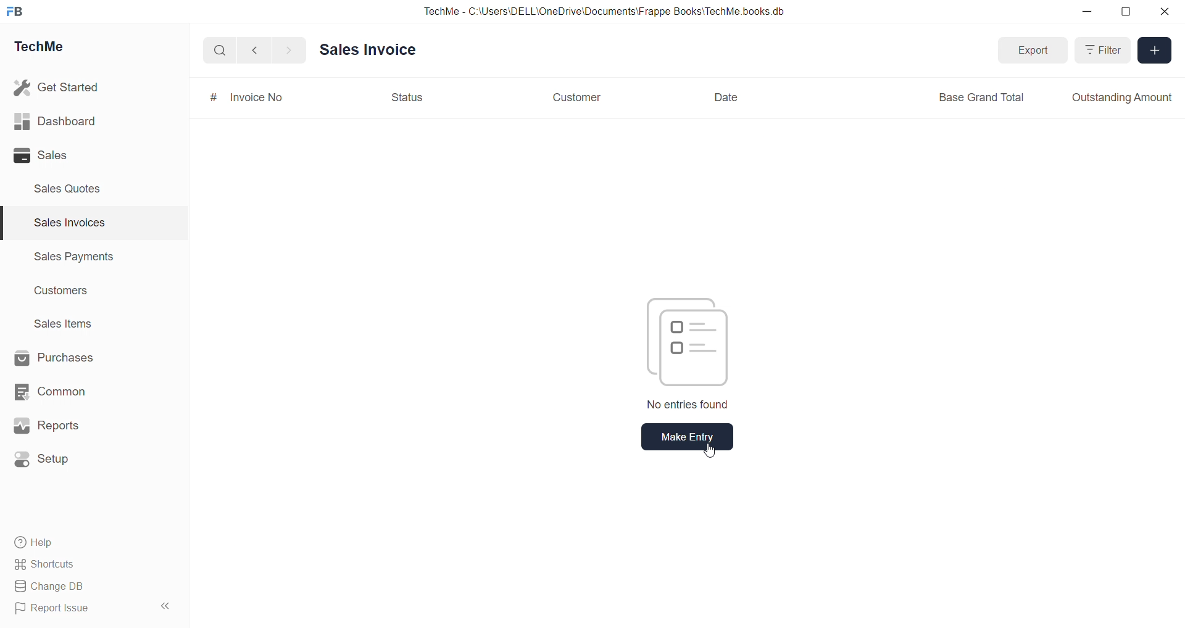 The height and width of the screenshot is (628, 1185). I want to click on TechMe, so click(39, 47).